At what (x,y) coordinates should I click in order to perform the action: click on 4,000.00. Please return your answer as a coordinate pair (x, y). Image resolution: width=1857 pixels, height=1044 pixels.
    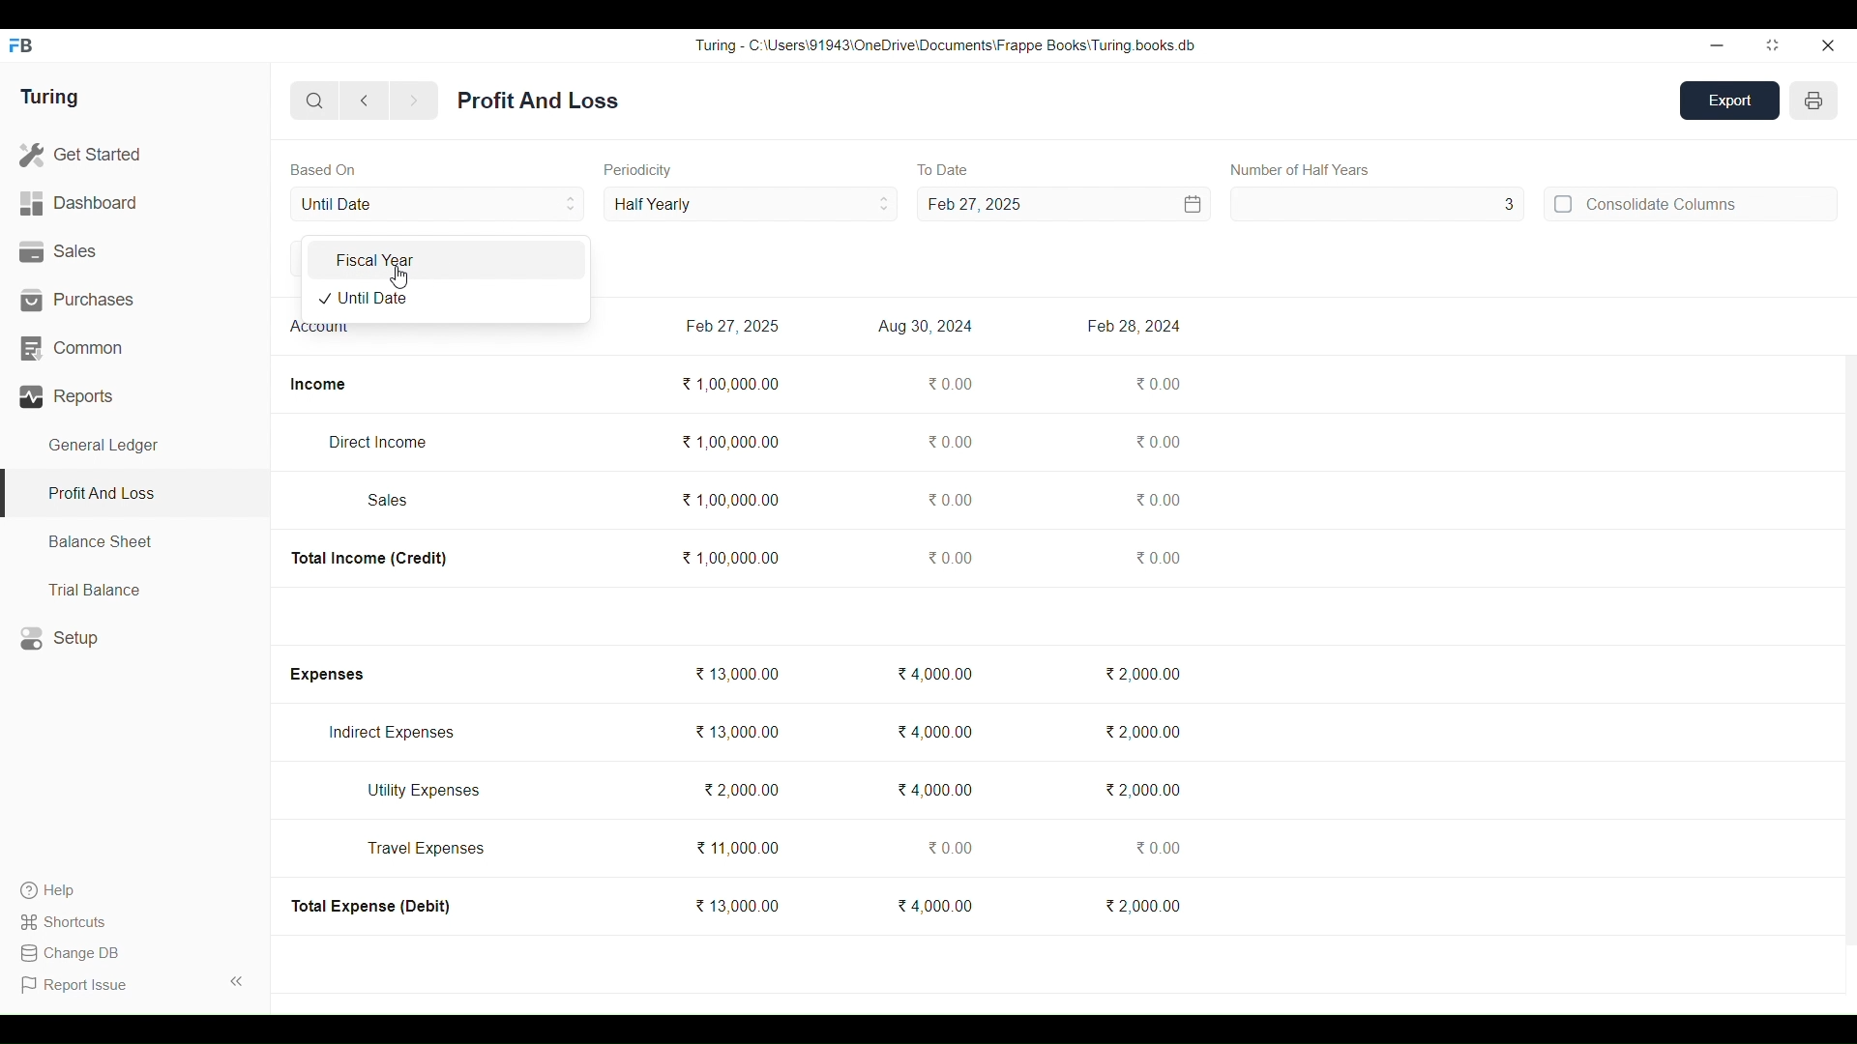
    Looking at the image, I should click on (934, 789).